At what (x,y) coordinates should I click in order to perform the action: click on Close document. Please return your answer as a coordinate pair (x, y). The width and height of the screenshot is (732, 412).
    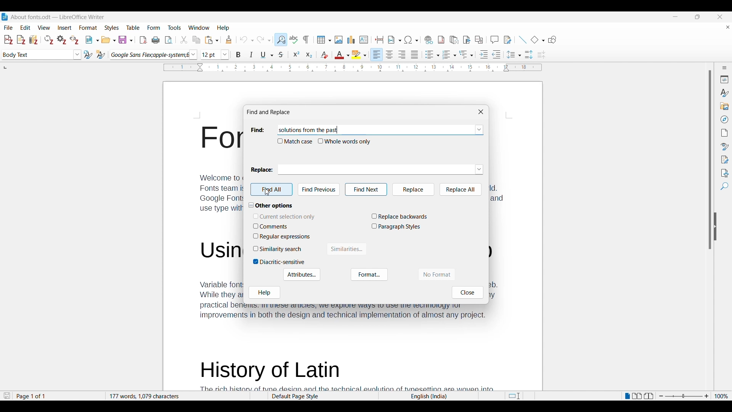
    Looking at the image, I should click on (728, 27).